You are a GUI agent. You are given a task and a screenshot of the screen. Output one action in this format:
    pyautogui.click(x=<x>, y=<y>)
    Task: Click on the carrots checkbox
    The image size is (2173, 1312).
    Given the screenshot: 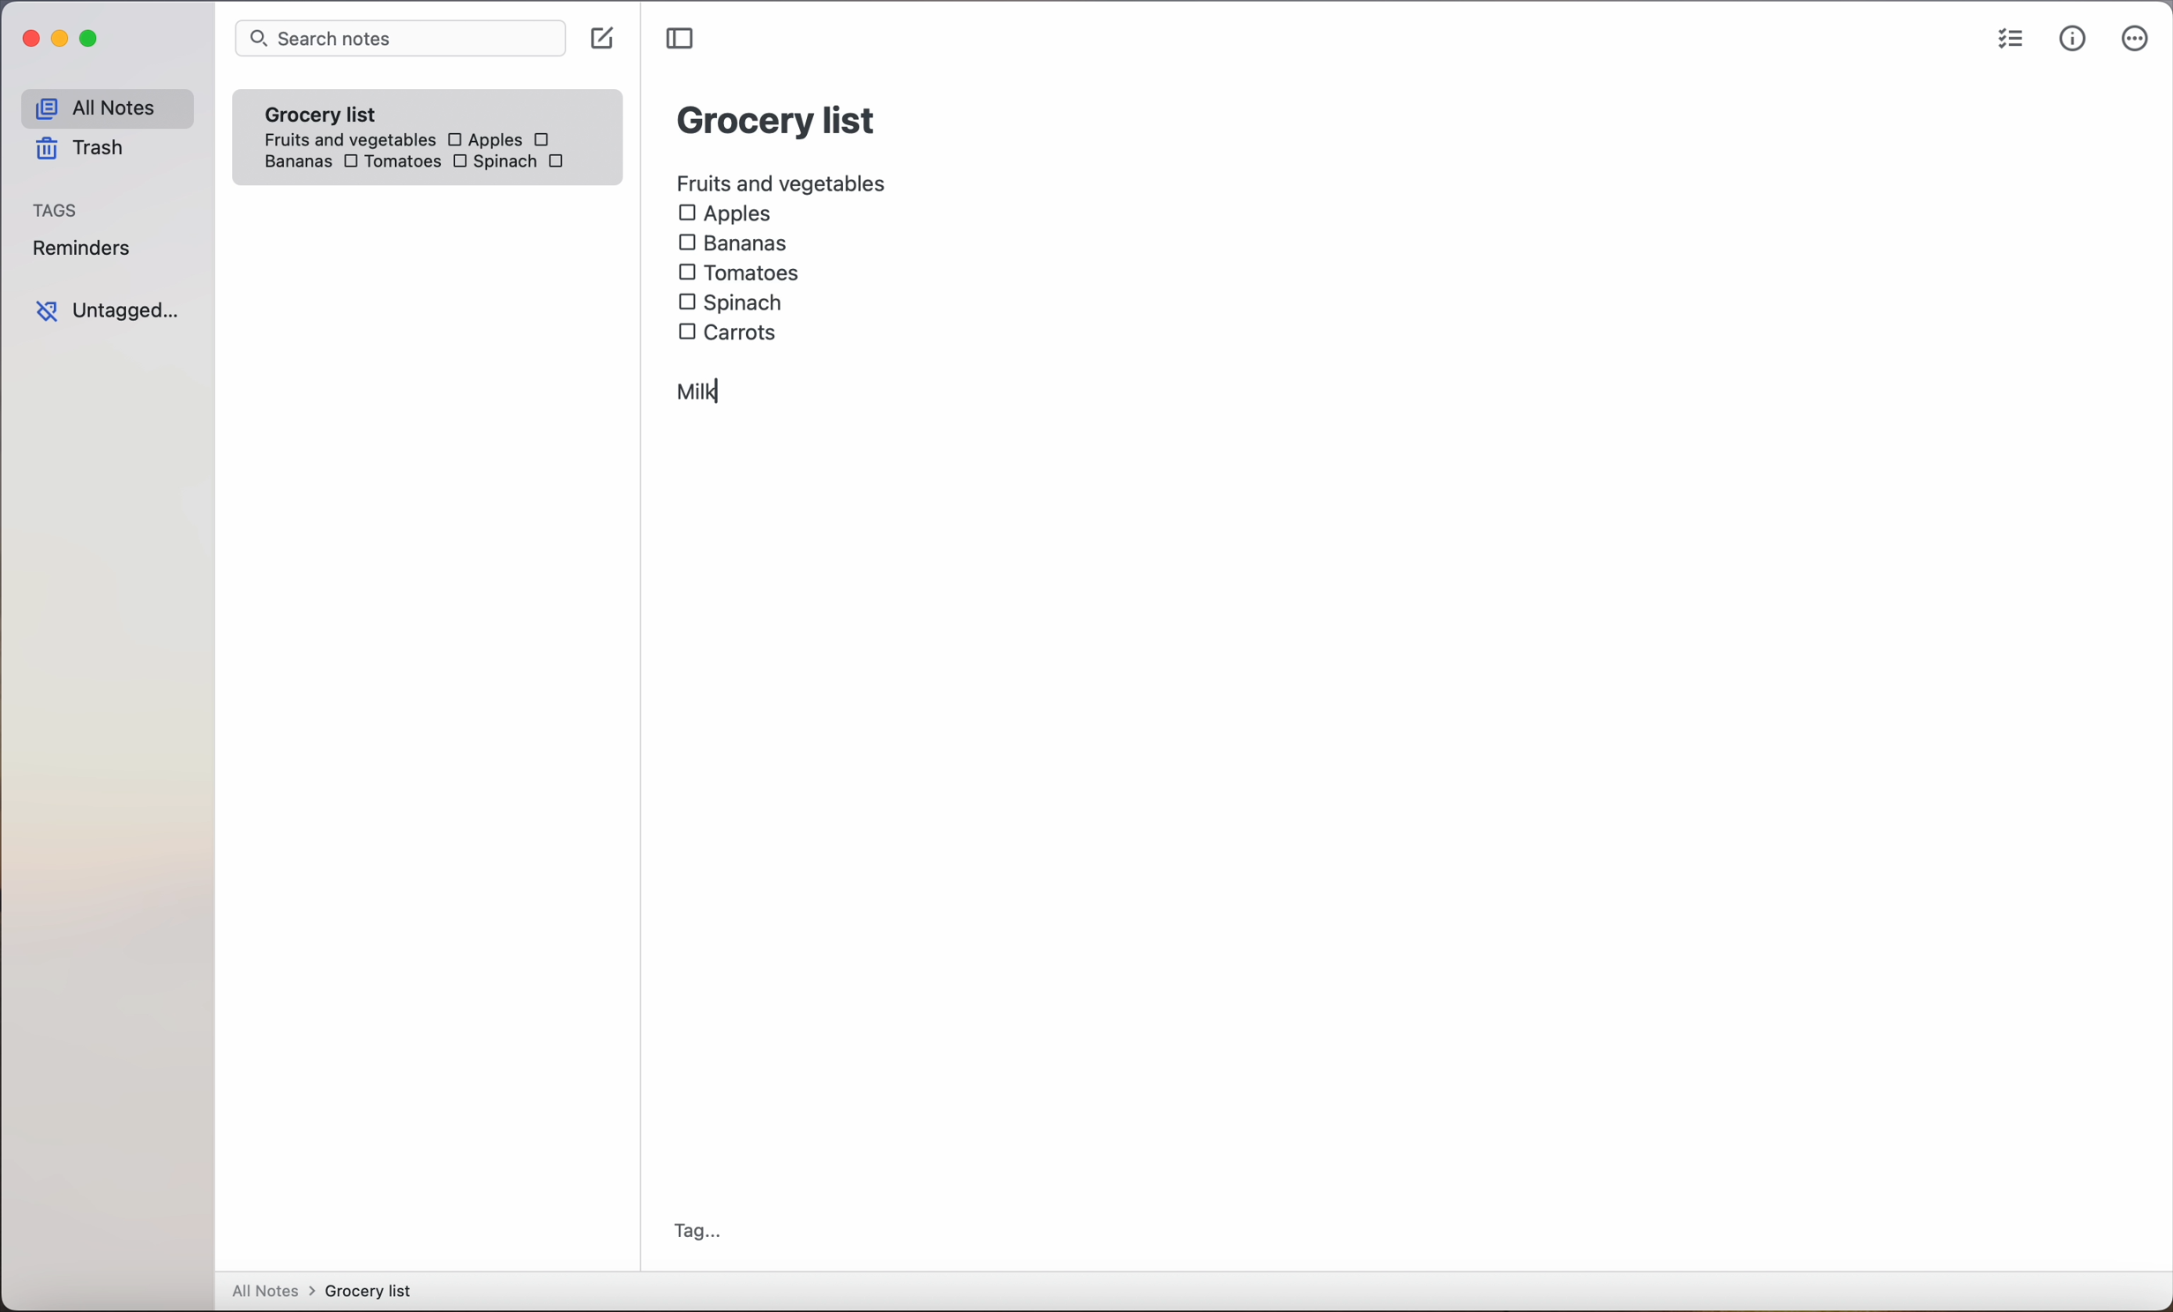 What is the action you would take?
    pyautogui.click(x=733, y=330)
    